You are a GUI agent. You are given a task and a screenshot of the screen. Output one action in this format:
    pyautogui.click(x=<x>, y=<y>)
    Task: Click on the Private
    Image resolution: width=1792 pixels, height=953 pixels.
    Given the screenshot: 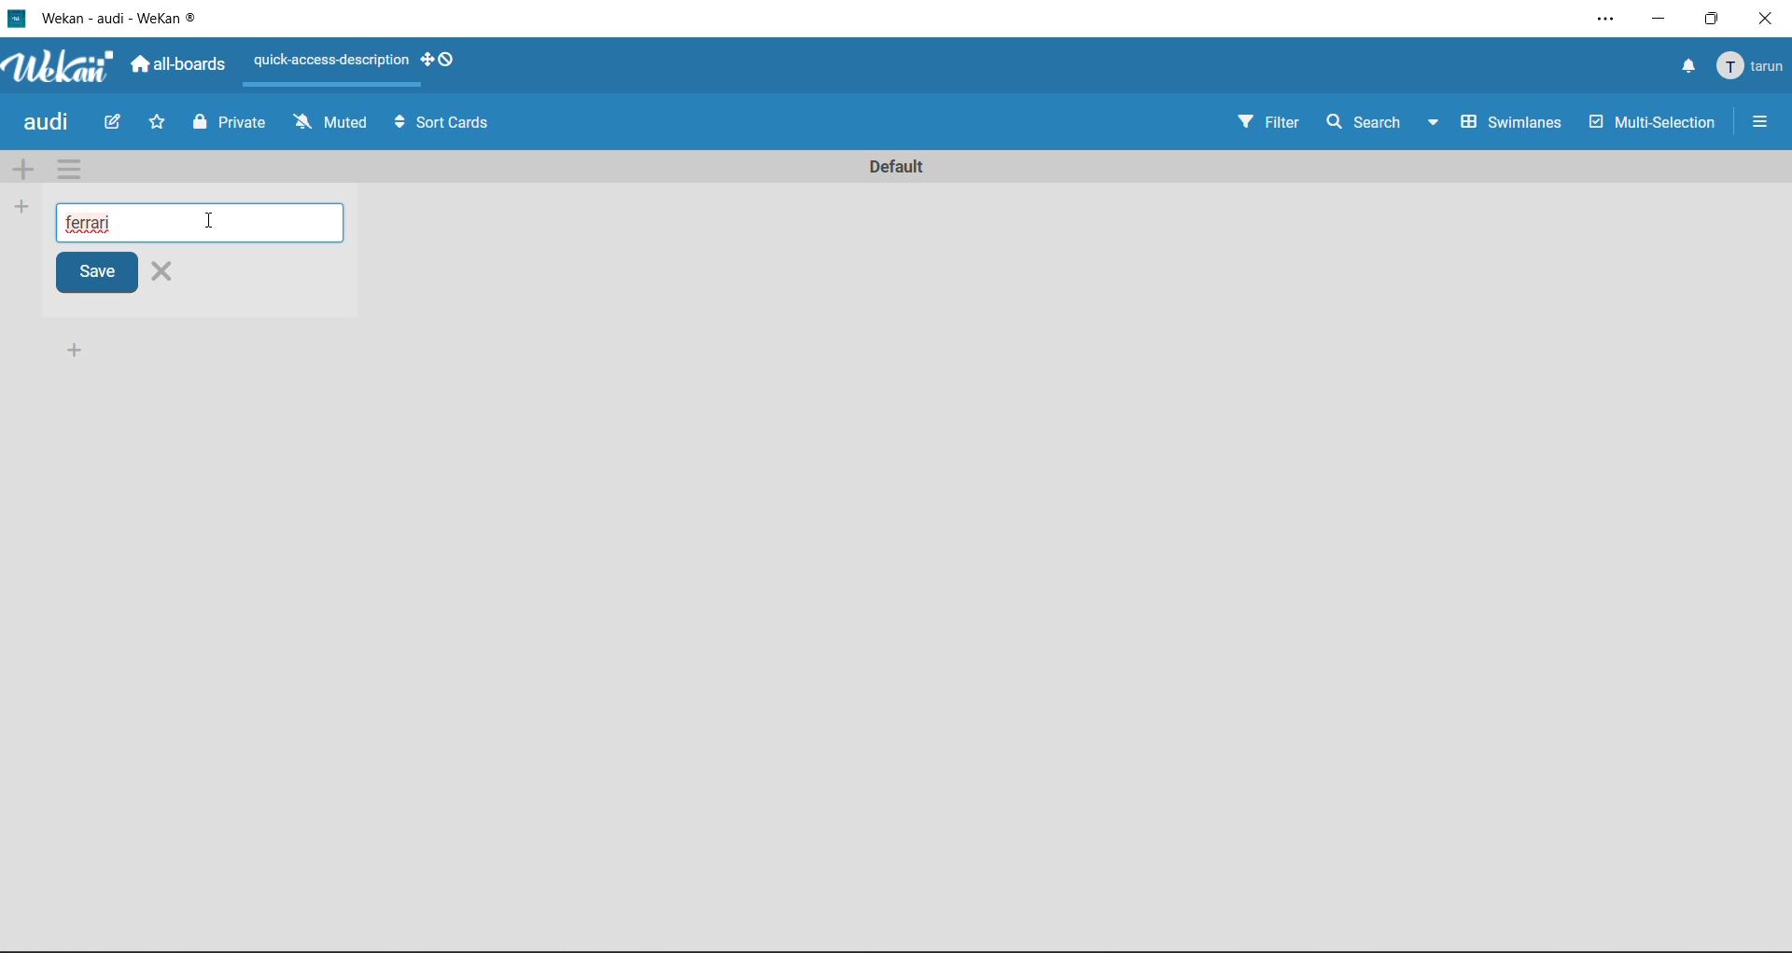 What is the action you would take?
    pyautogui.click(x=228, y=125)
    